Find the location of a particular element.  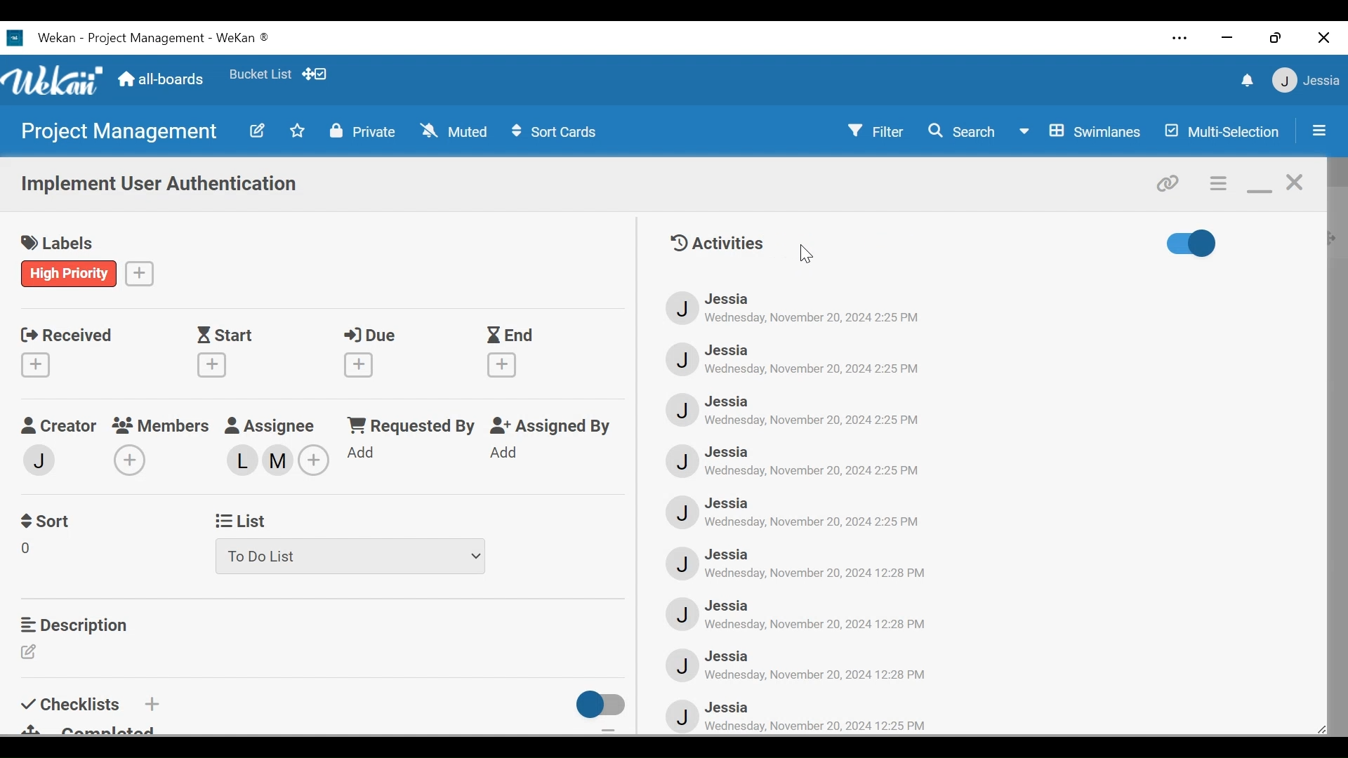

Date is located at coordinates (818, 574).